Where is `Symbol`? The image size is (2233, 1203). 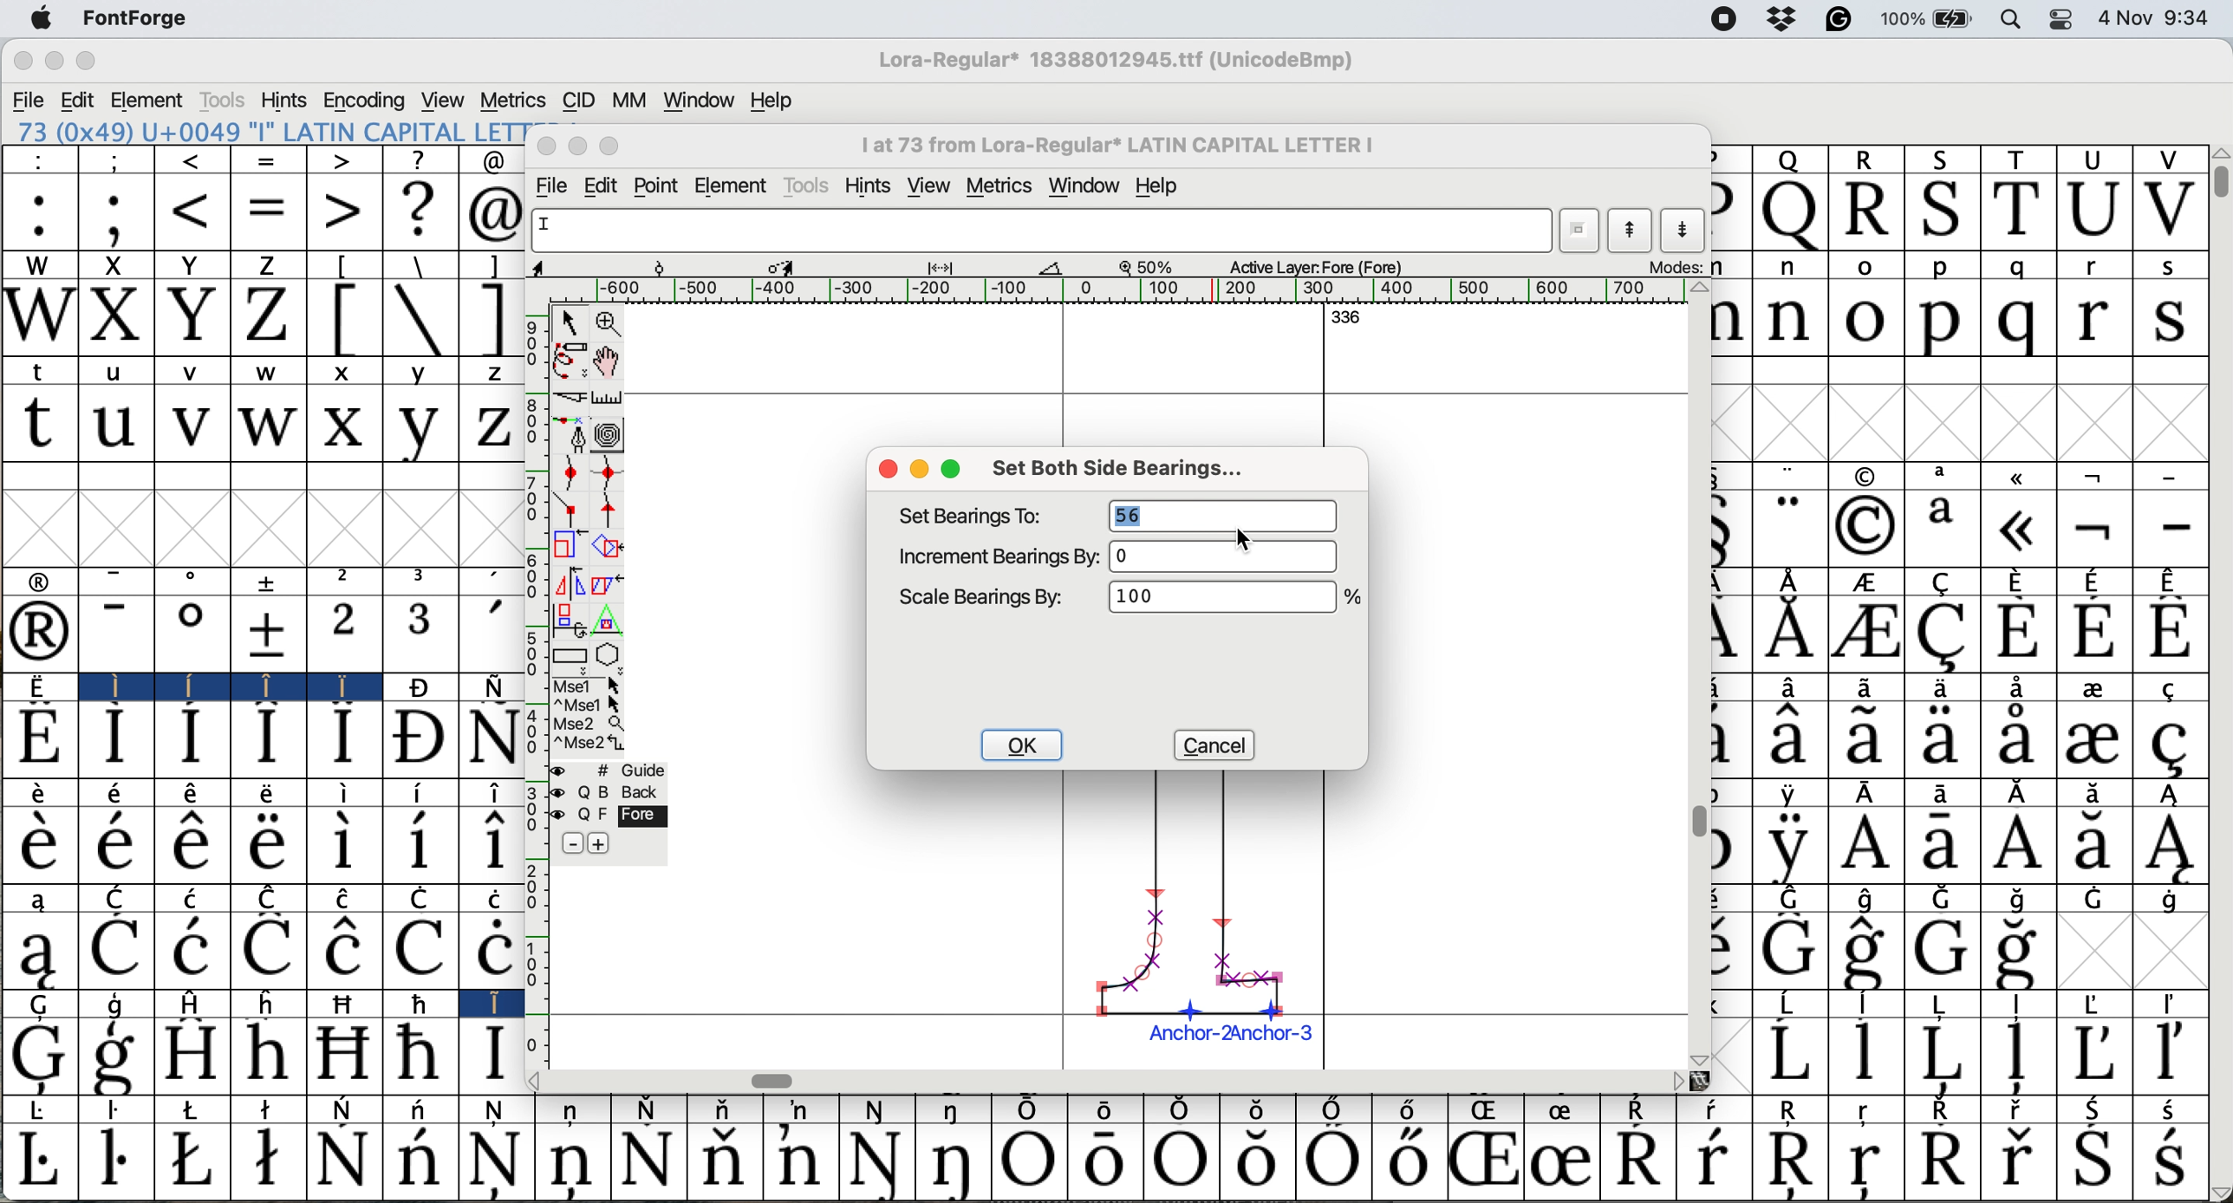
Symbol is located at coordinates (418, 1054).